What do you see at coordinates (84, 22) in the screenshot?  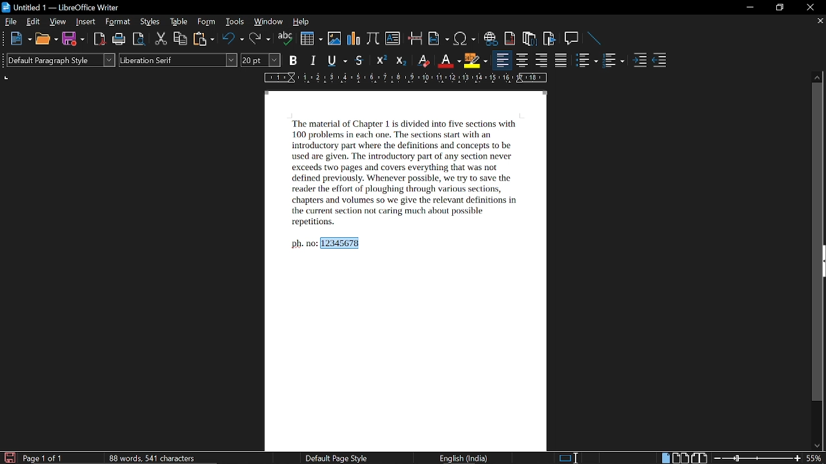 I see `insert` at bounding box center [84, 22].